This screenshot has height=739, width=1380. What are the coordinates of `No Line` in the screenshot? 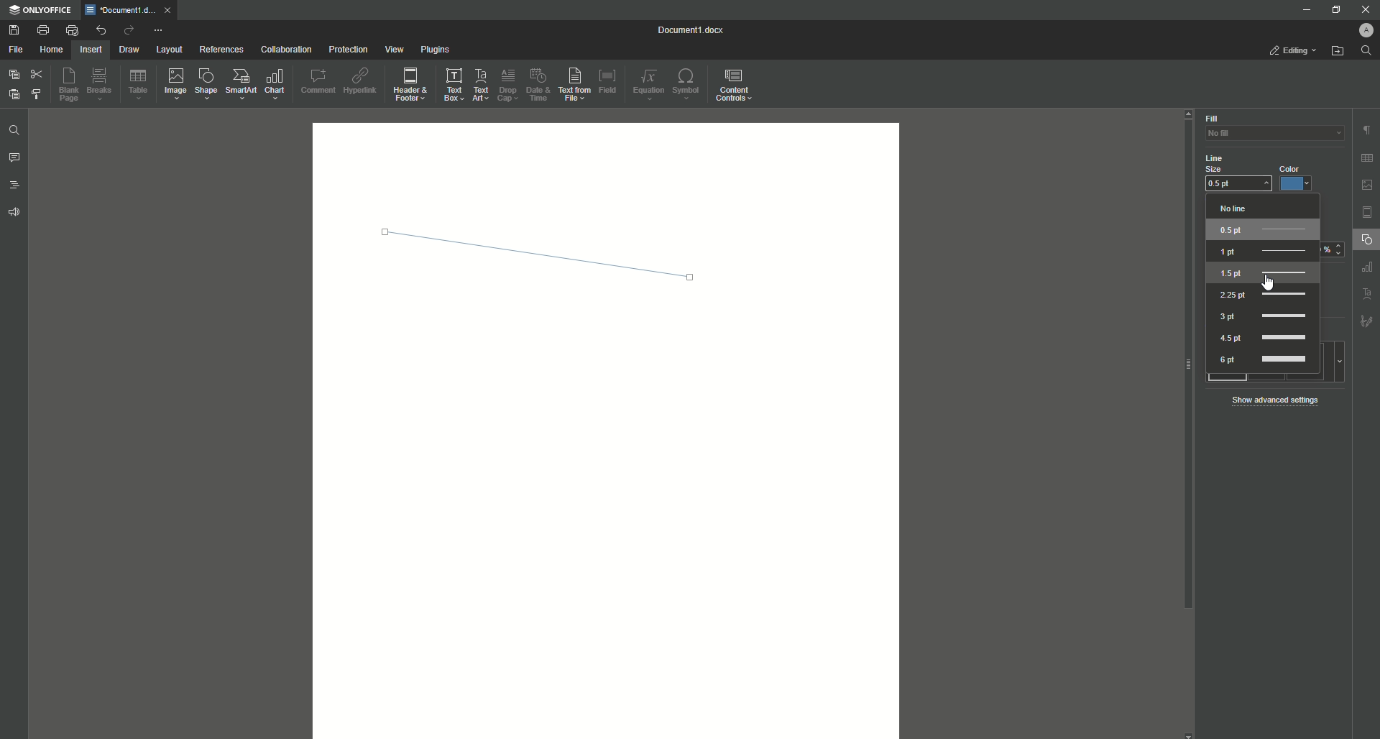 It's located at (1257, 208).